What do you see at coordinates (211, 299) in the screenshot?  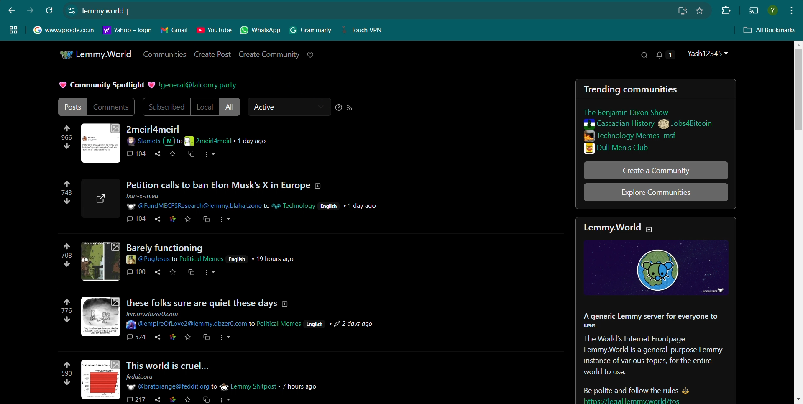 I see `these folks sure are quiet these days` at bounding box center [211, 299].